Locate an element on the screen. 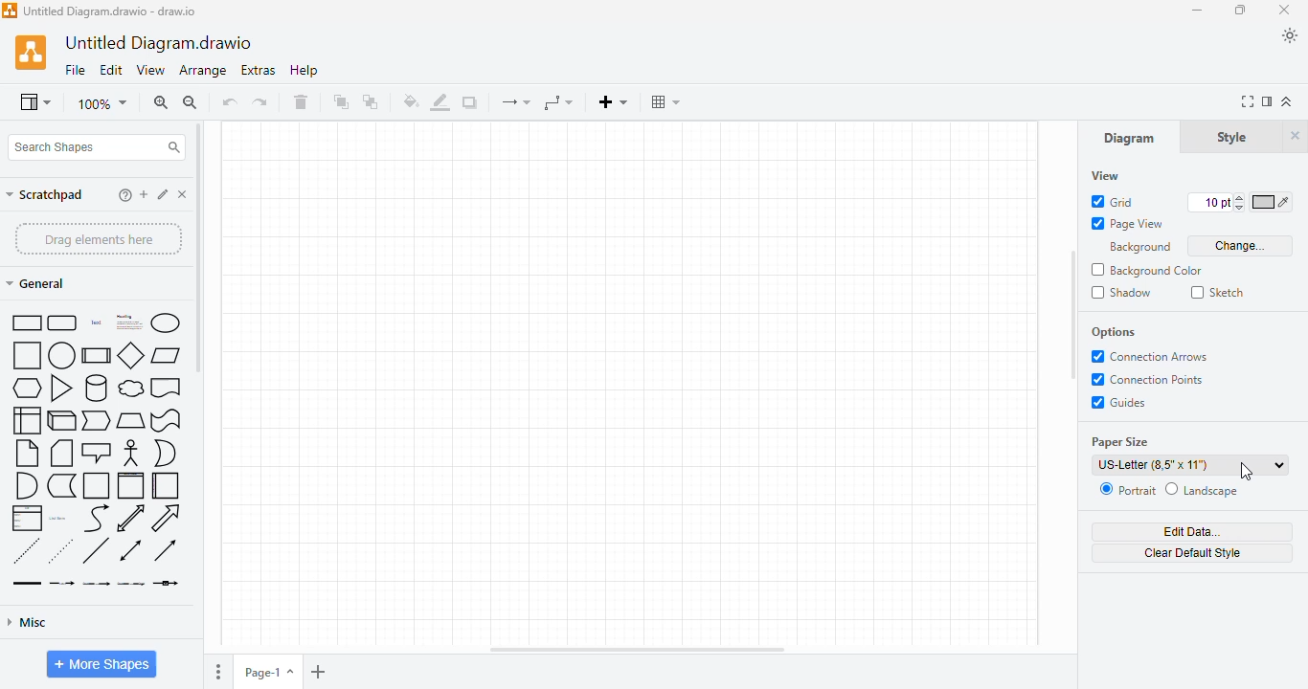 Image resolution: width=1308 pixels, height=689 pixels. trapezoid is located at coordinates (131, 421).